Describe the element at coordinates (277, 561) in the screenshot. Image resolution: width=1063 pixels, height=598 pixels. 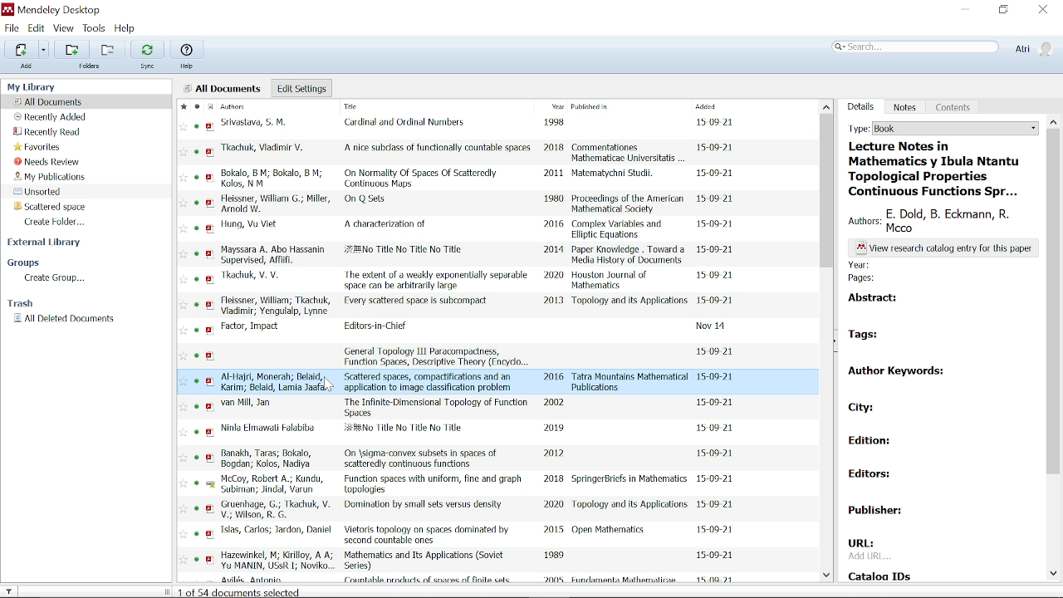
I see `authors` at that location.